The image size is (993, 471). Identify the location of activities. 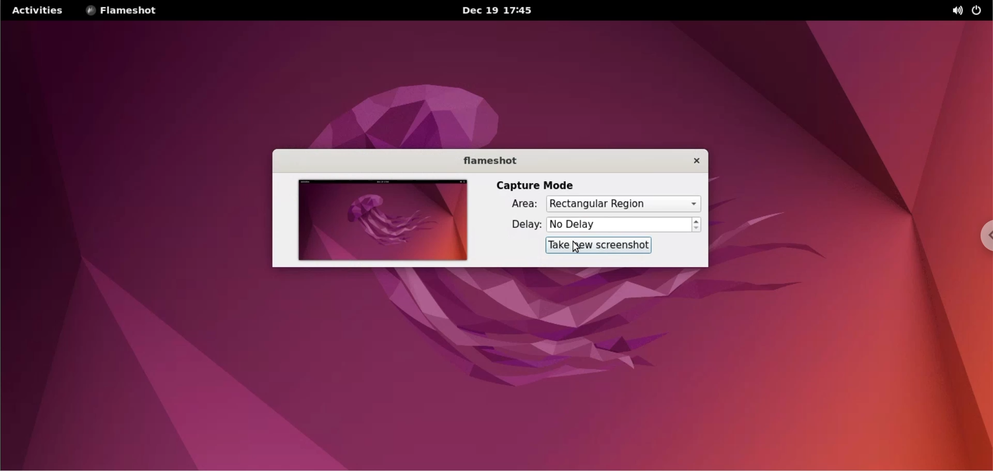
(41, 11).